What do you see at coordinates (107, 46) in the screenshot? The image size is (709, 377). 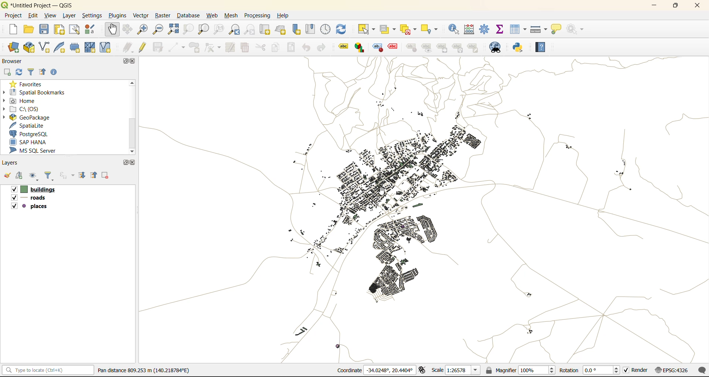 I see `new virtual layer` at bounding box center [107, 46].